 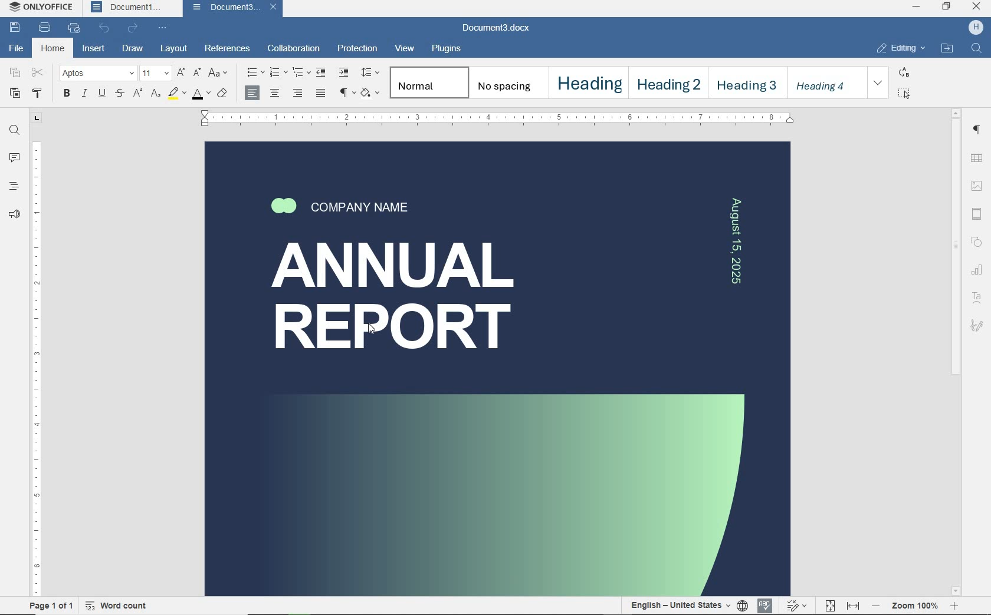 What do you see at coordinates (36, 120) in the screenshot?
I see `tab tool` at bounding box center [36, 120].